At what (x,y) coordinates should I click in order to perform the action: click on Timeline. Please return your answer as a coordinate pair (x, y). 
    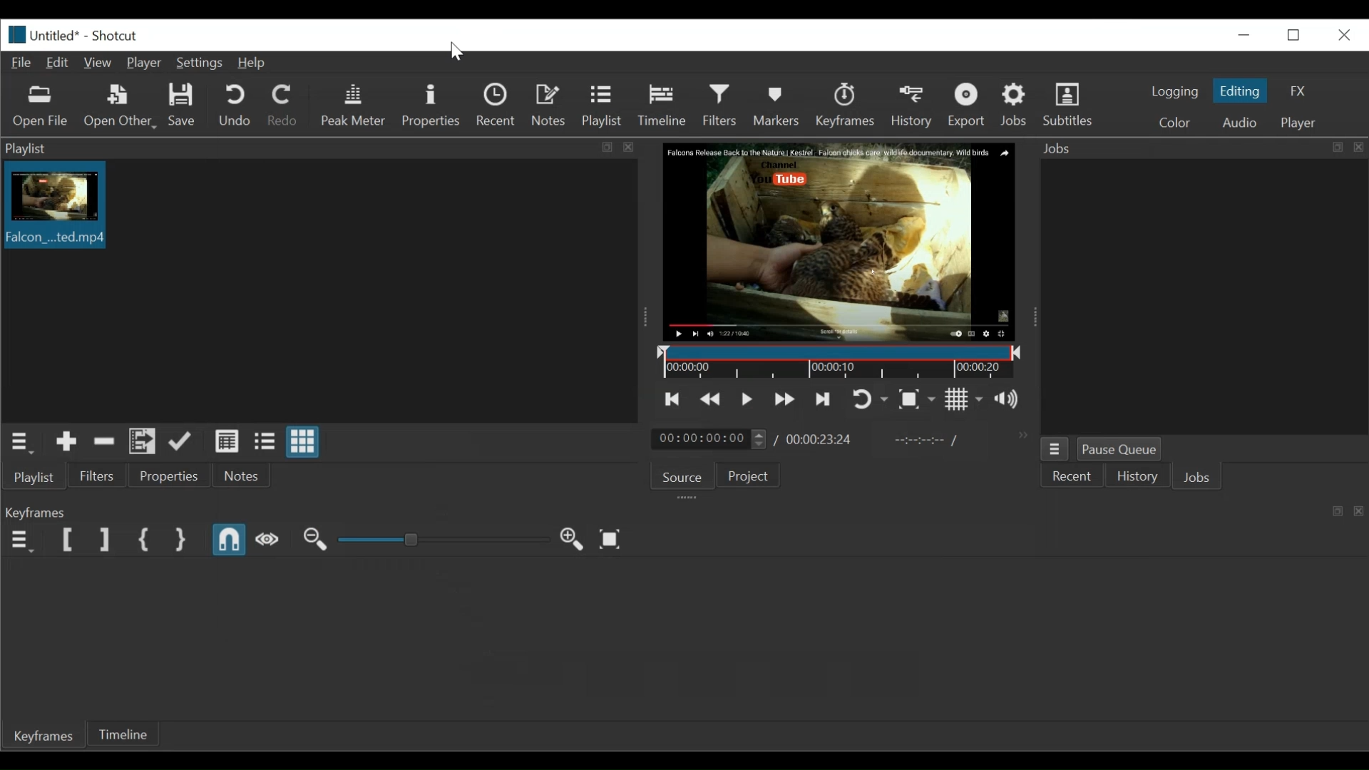
    Looking at the image, I should click on (664, 105).